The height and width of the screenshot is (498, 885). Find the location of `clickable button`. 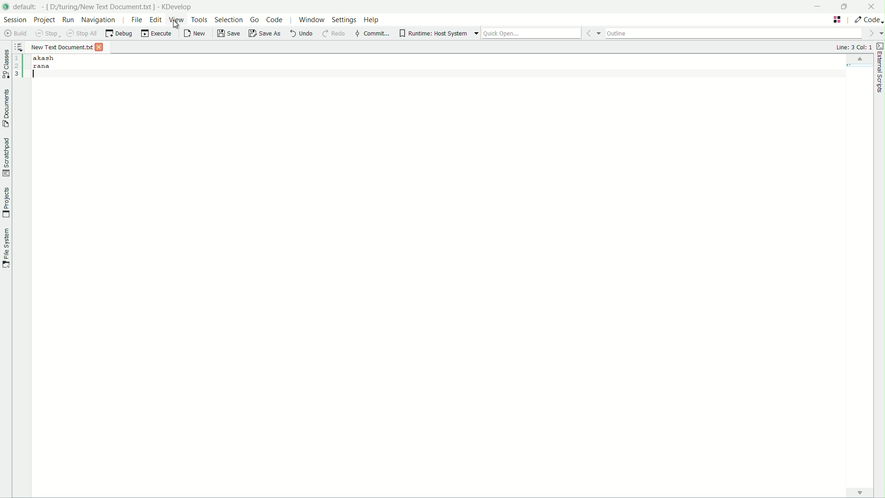

clickable button is located at coordinates (860, 492).